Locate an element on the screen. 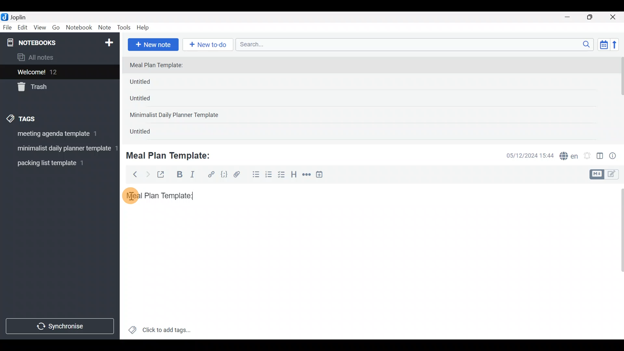 The width and height of the screenshot is (624, 351). Synchronize is located at coordinates (61, 326).